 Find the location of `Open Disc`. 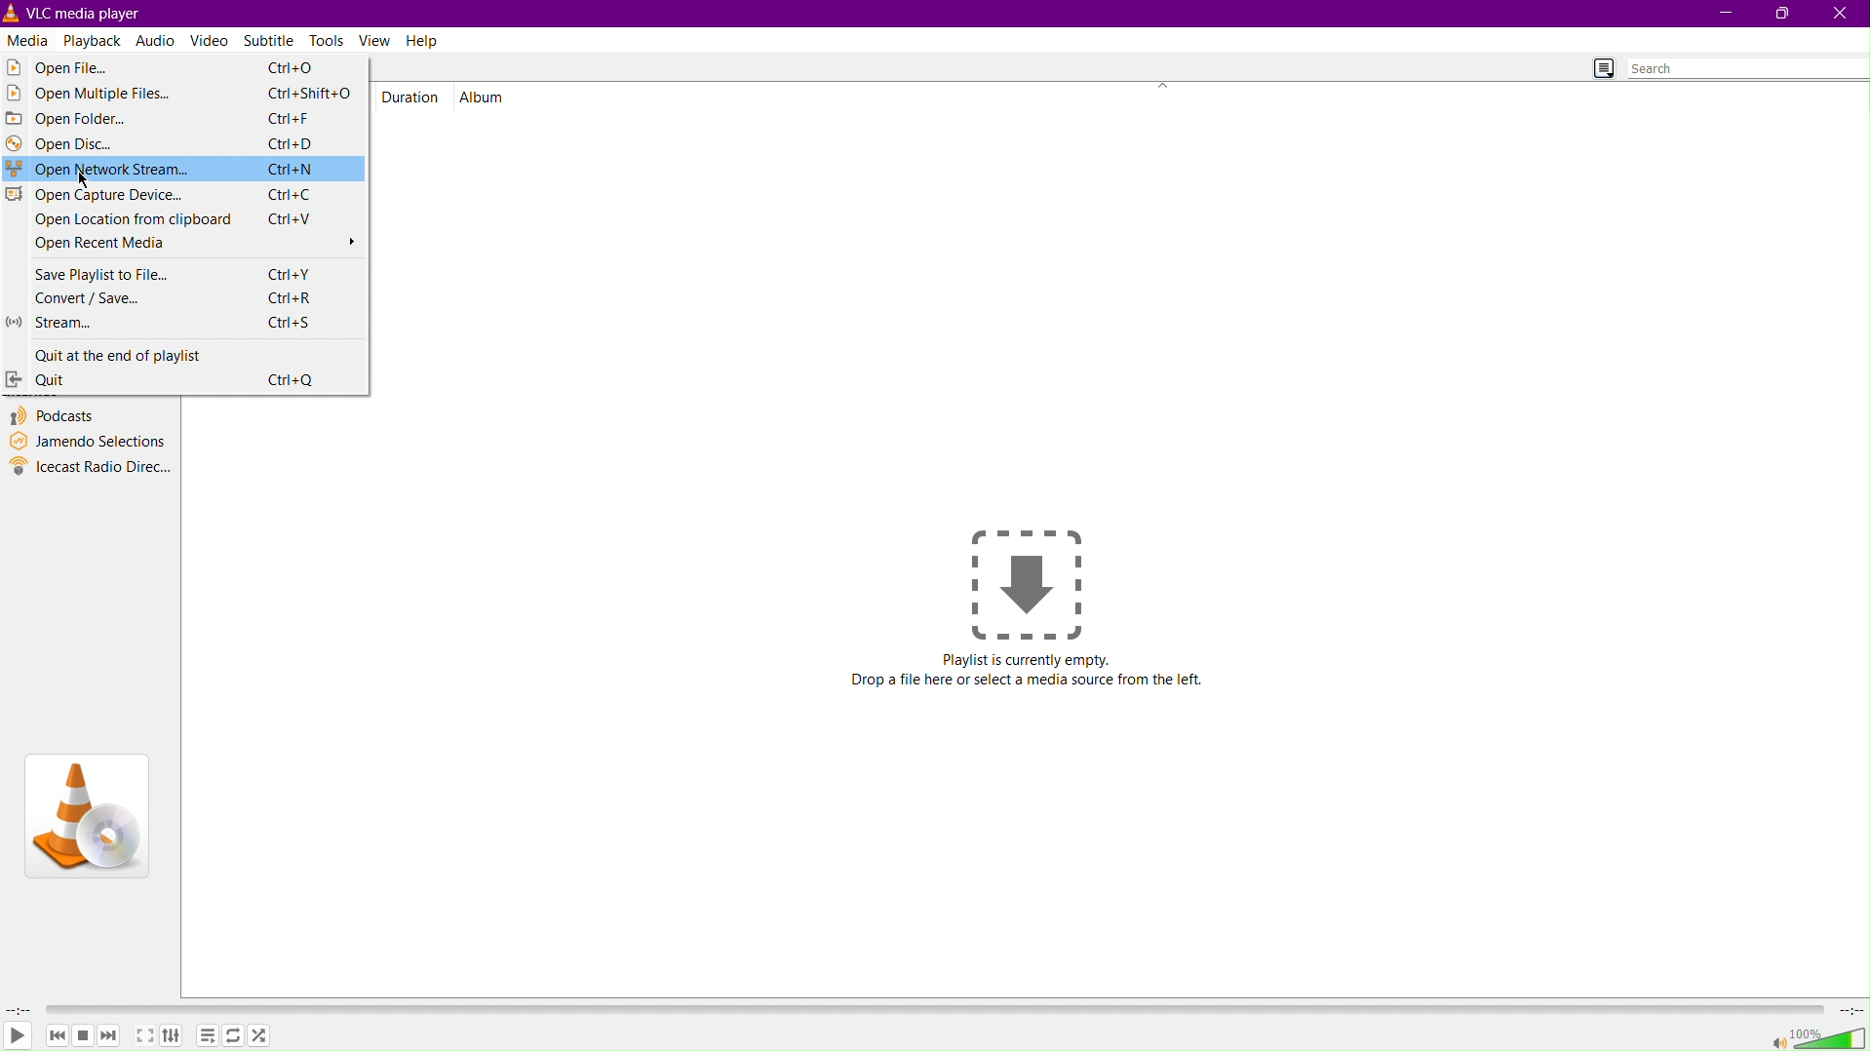

Open Disc is located at coordinates (93, 145).